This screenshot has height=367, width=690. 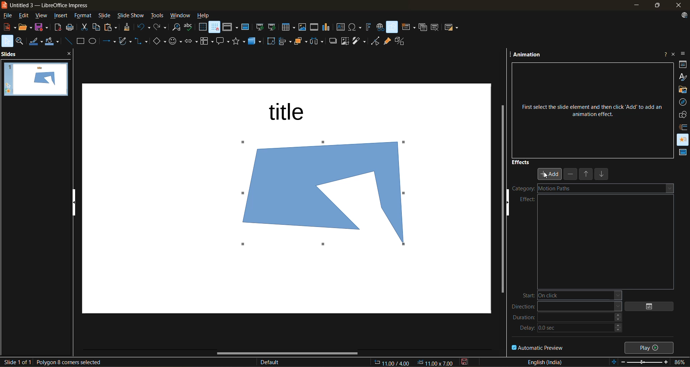 What do you see at coordinates (344, 42) in the screenshot?
I see `crop image` at bounding box center [344, 42].